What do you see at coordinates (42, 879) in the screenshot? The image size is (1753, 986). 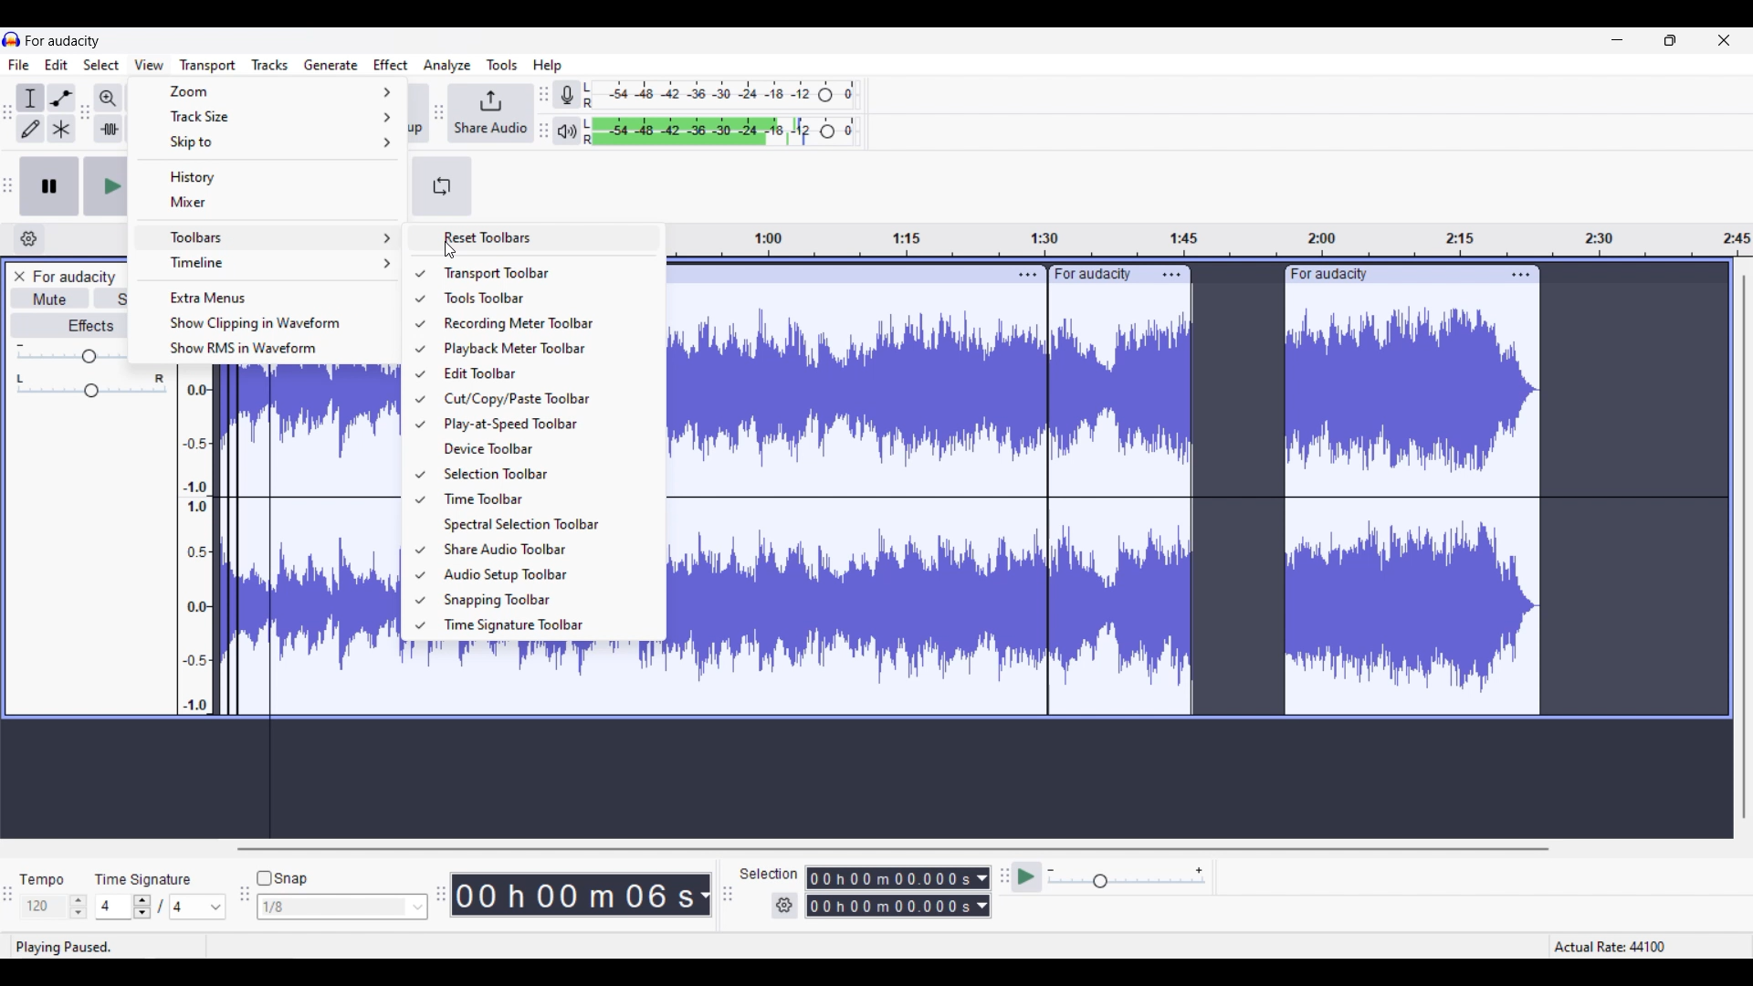 I see `tempo` at bounding box center [42, 879].